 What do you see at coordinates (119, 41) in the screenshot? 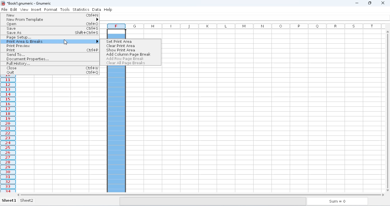
I see `set print area` at bounding box center [119, 41].